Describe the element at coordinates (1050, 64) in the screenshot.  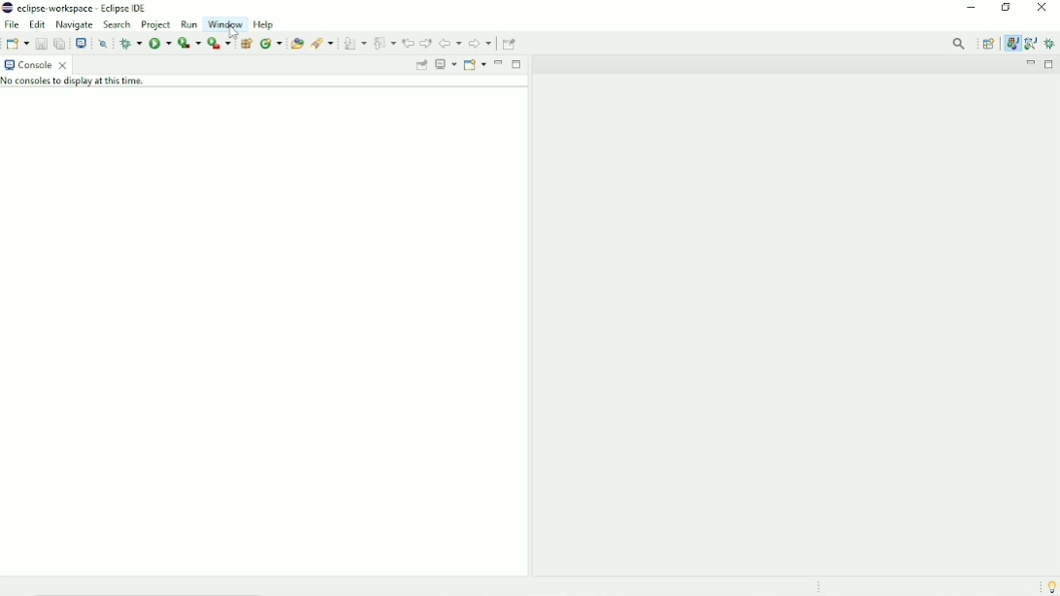
I see `Maximize` at that location.